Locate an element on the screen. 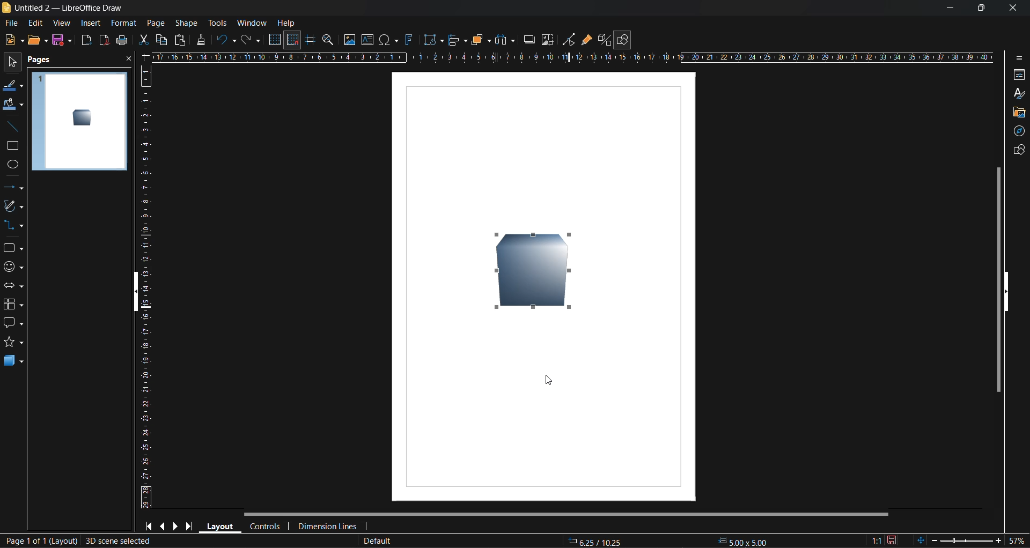 This screenshot has width=1030, height=548. page number is located at coordinates (40, 542).